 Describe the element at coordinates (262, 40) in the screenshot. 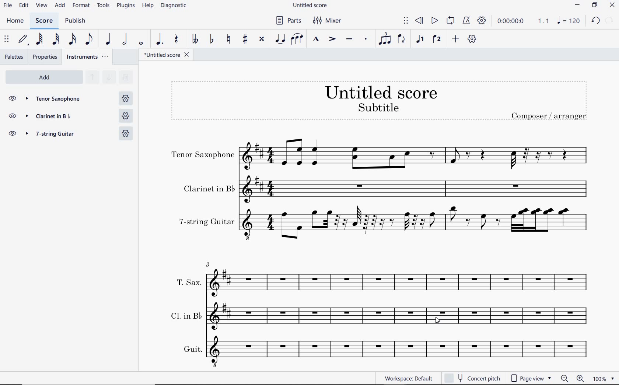

I see `TOGGLE DOUBLE-SHARP` at that location.